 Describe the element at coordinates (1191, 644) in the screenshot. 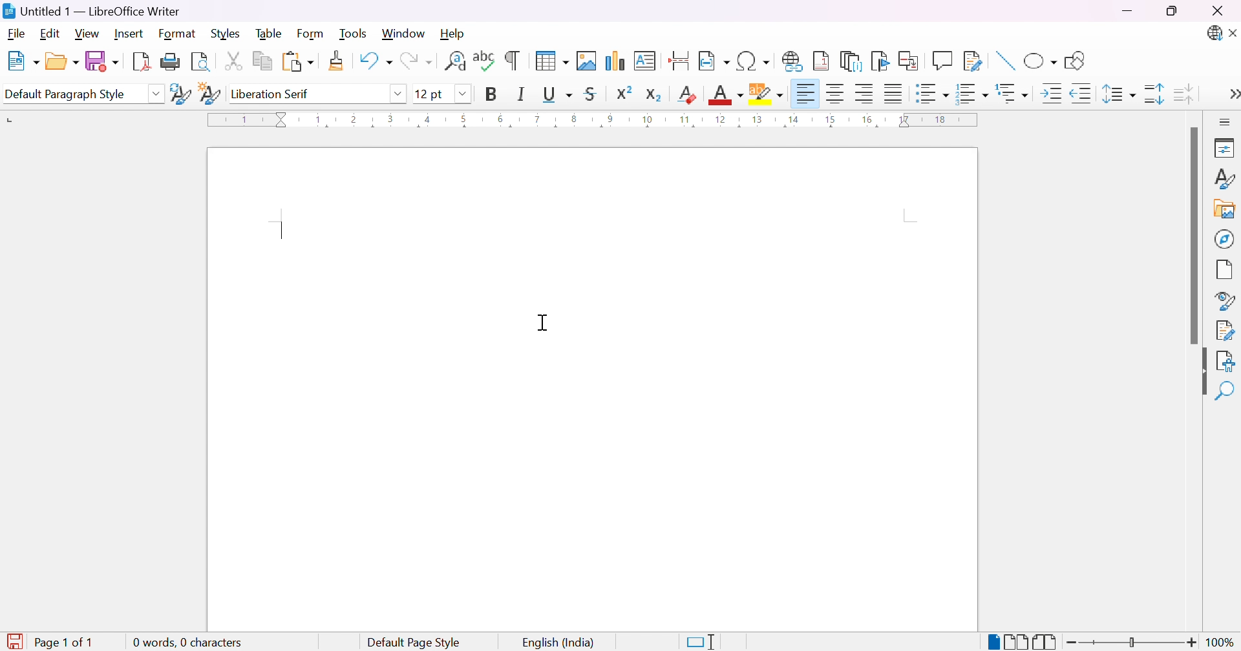

I see `Zoom in` at that location.